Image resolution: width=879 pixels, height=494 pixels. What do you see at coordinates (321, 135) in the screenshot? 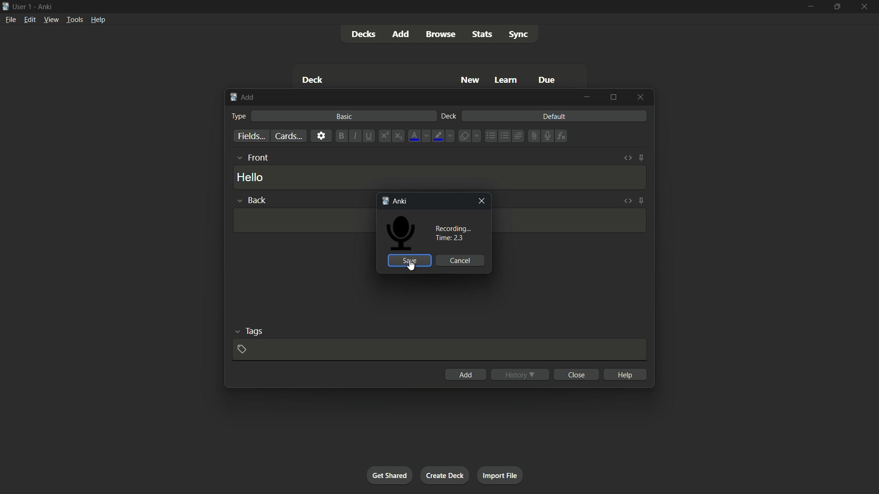
I see `settings` at bounding box center [321, 135].